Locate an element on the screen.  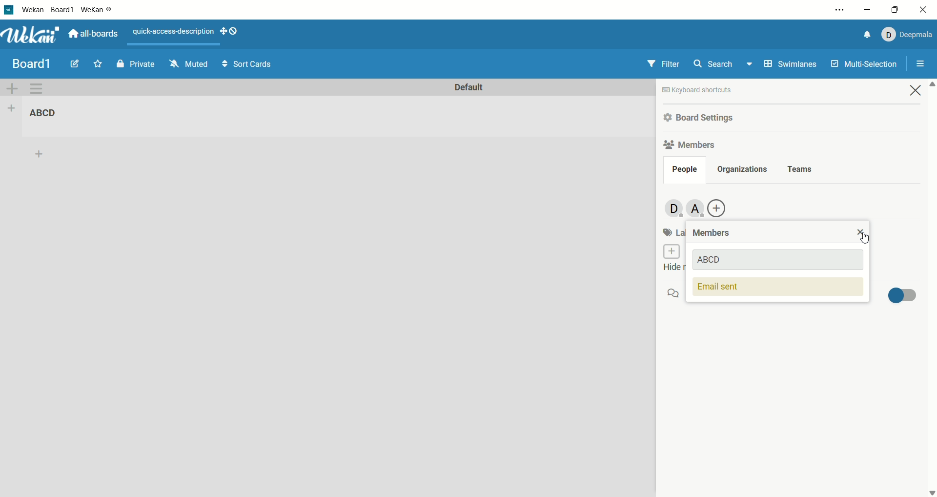
default is located at coordinates (468, 88).